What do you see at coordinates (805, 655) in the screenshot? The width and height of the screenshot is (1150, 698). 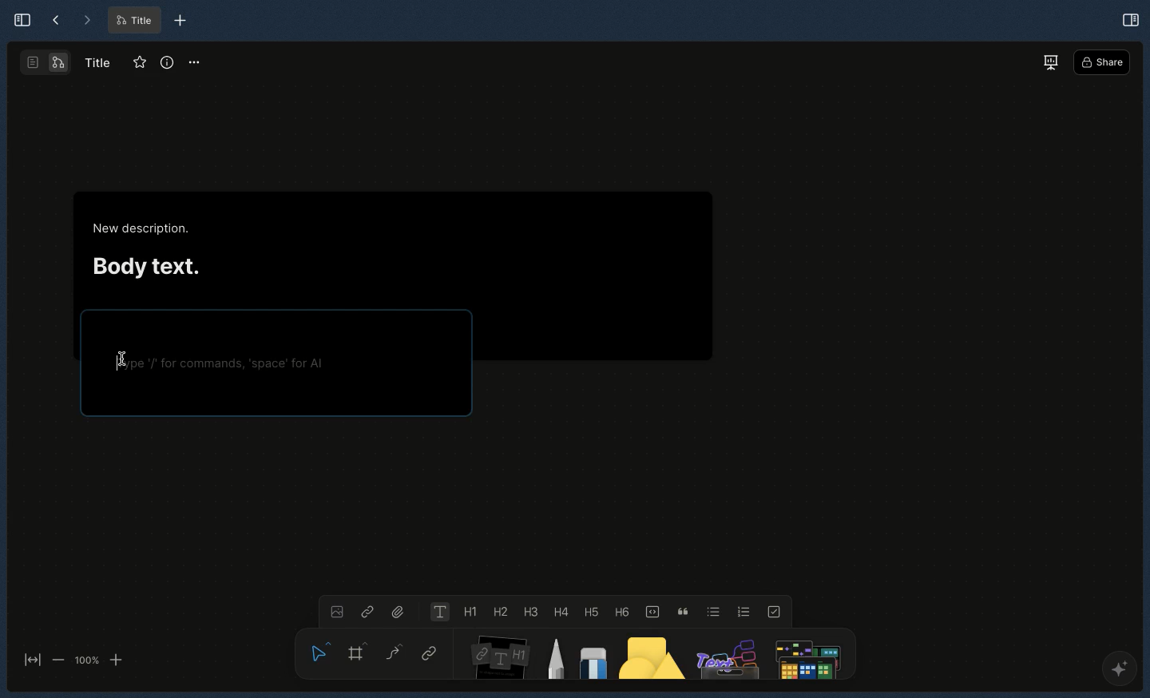 I see `Search file or anything` at bounding box center [805, 655].